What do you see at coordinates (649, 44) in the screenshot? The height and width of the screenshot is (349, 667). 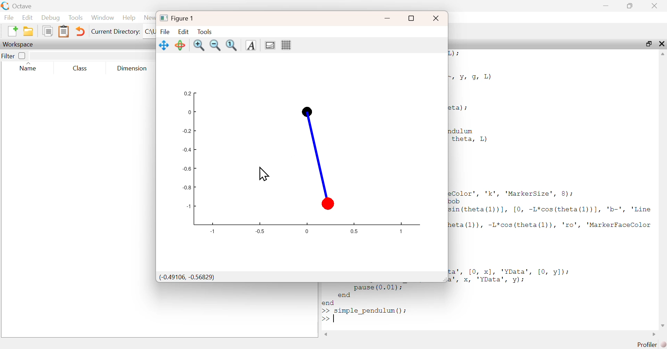 I see `Maximize` at bounding box center [649, 44].